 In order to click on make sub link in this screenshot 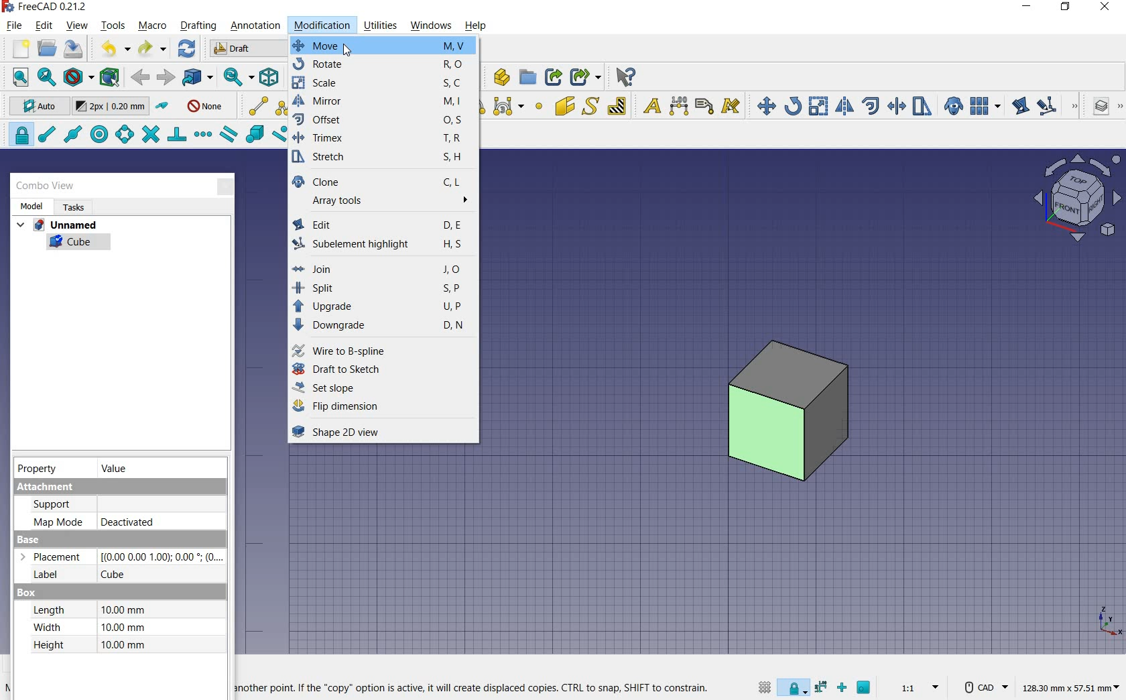, I will do `click(585, 77)`.